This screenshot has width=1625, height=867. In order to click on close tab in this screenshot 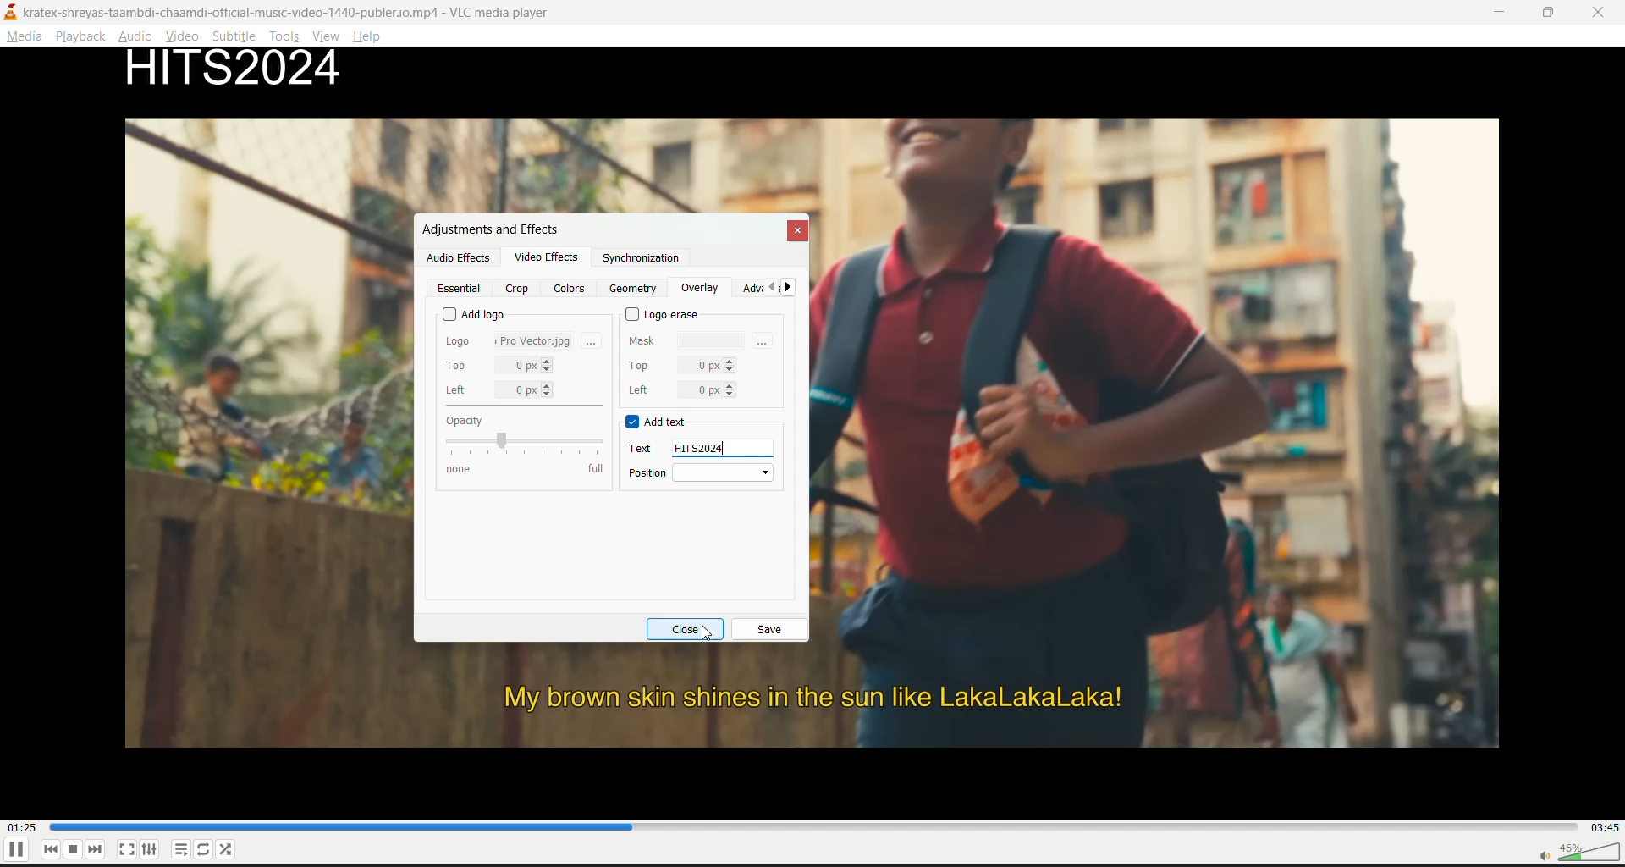, I will do `click(796, 231)`.